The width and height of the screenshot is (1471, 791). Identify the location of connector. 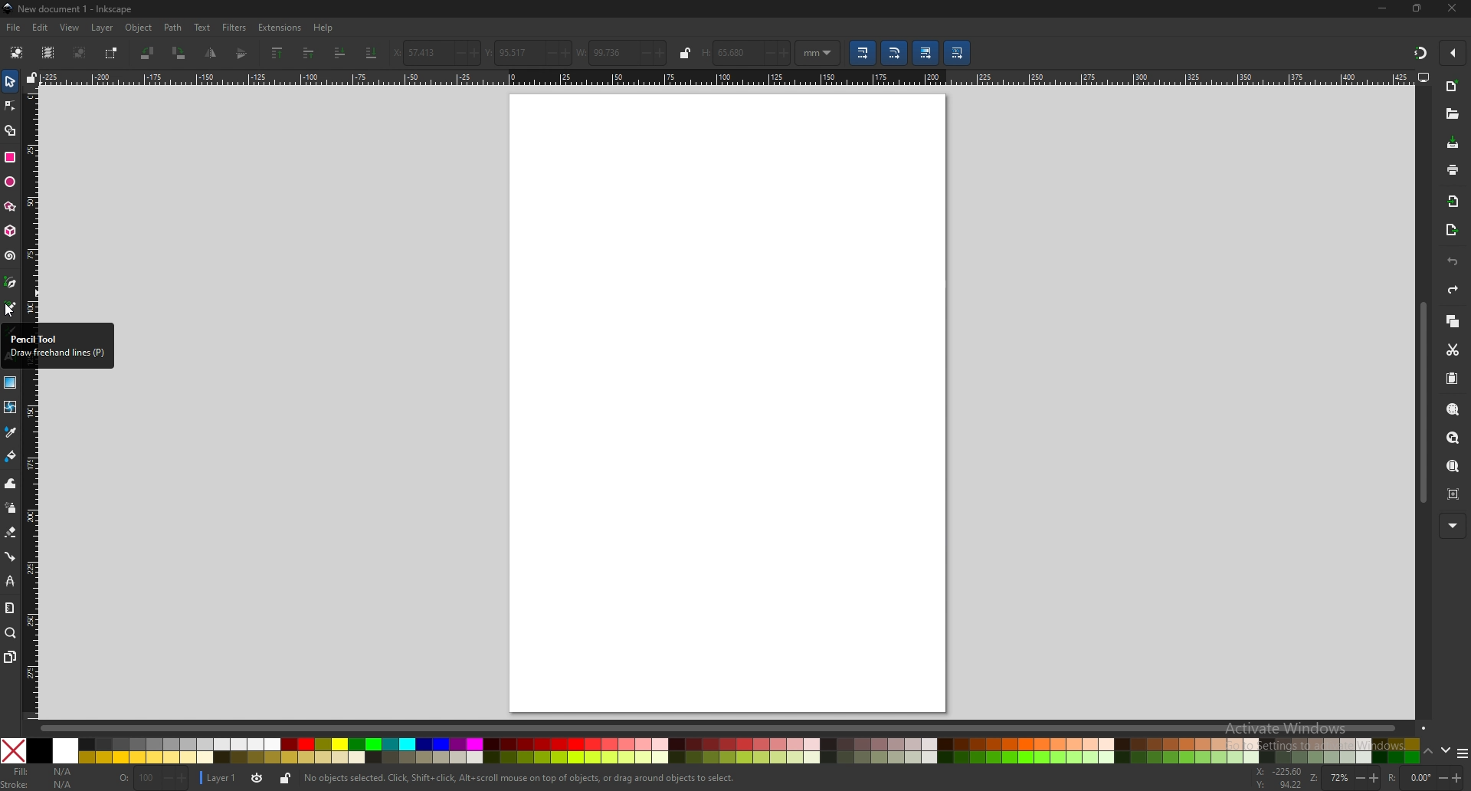
(10, 556).